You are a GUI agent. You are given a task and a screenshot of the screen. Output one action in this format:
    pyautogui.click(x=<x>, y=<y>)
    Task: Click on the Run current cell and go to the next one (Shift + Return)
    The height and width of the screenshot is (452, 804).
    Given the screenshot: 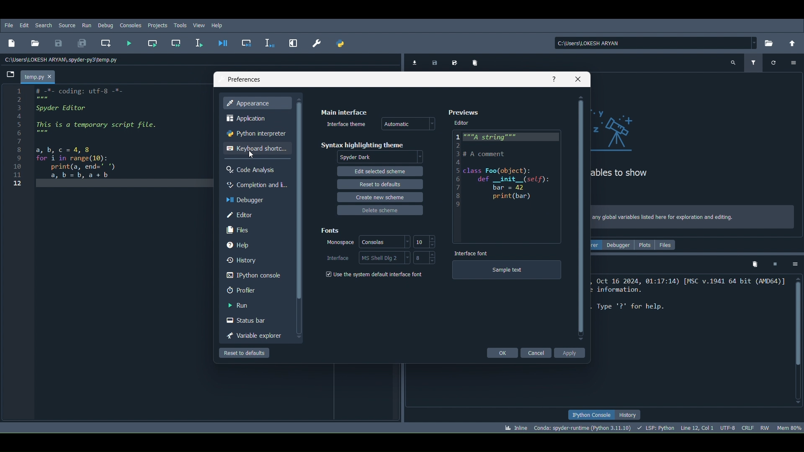 What is the action you would take?
    pyautogui.click(x=177, y=42)
    